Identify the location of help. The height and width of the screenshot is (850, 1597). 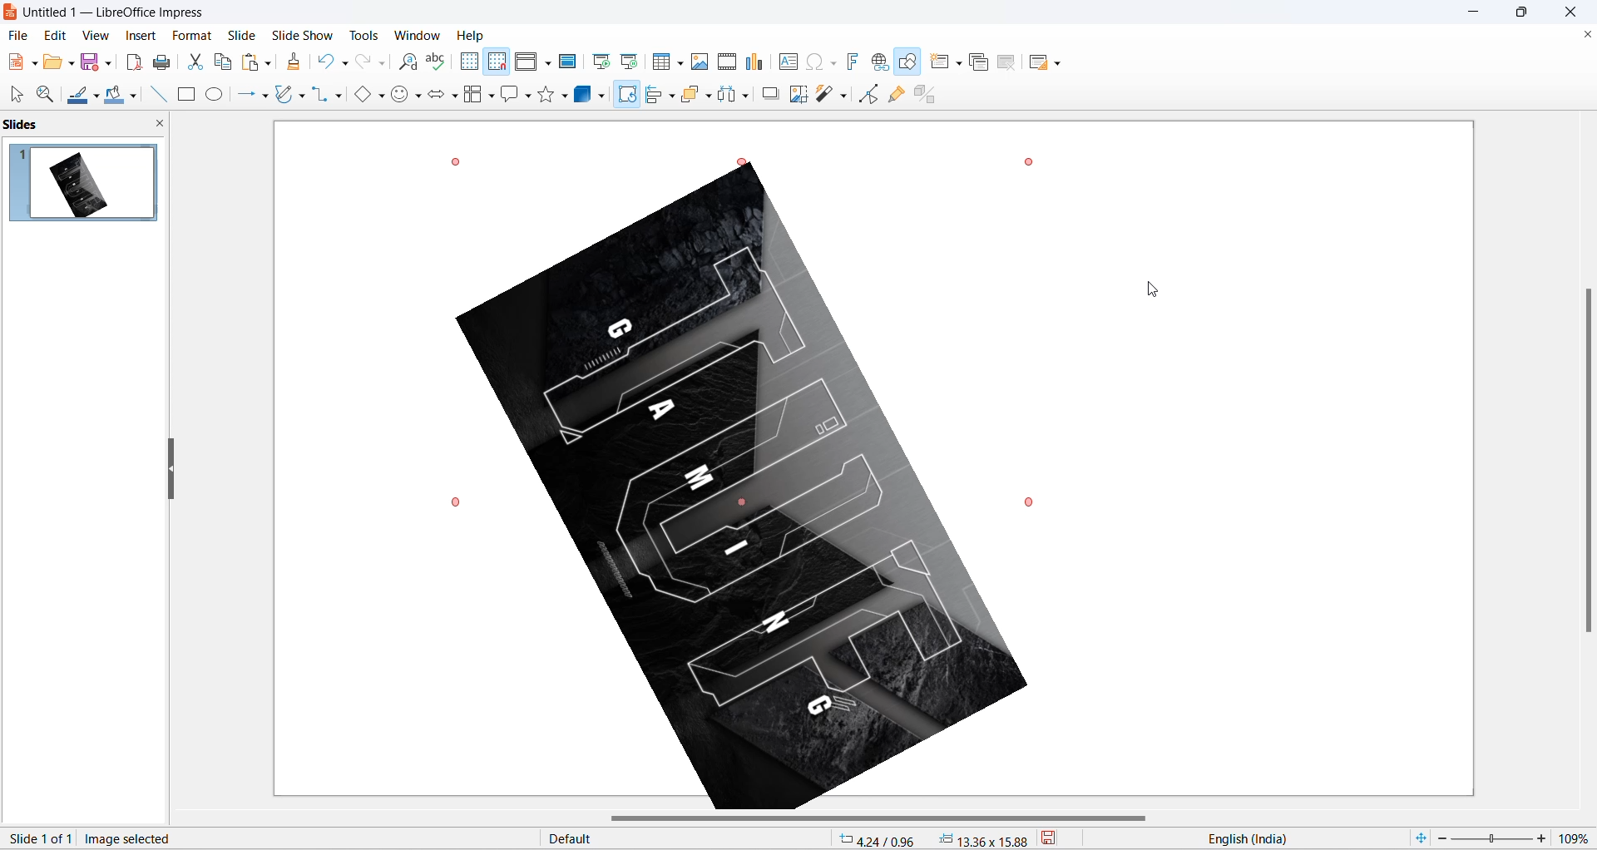
(472, 35).